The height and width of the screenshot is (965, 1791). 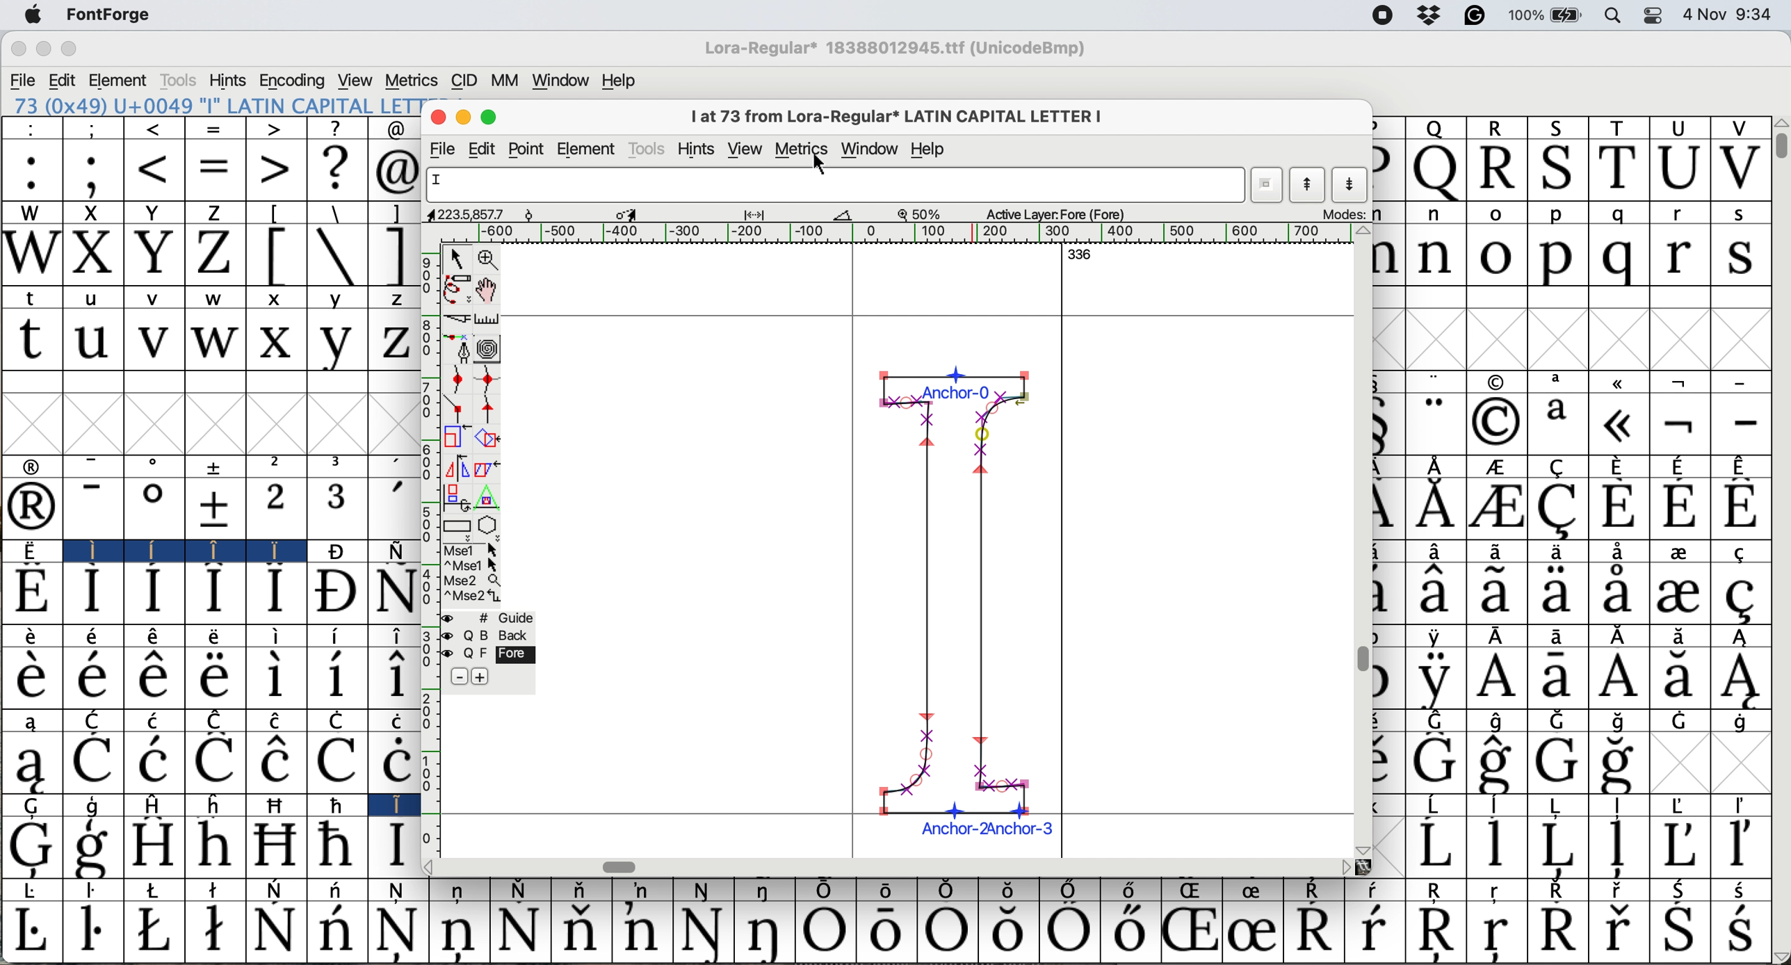 What do you see at coordinates (1616, 507) in the screenshot?
I see `Symbol` at bounding box center [1616, 507].